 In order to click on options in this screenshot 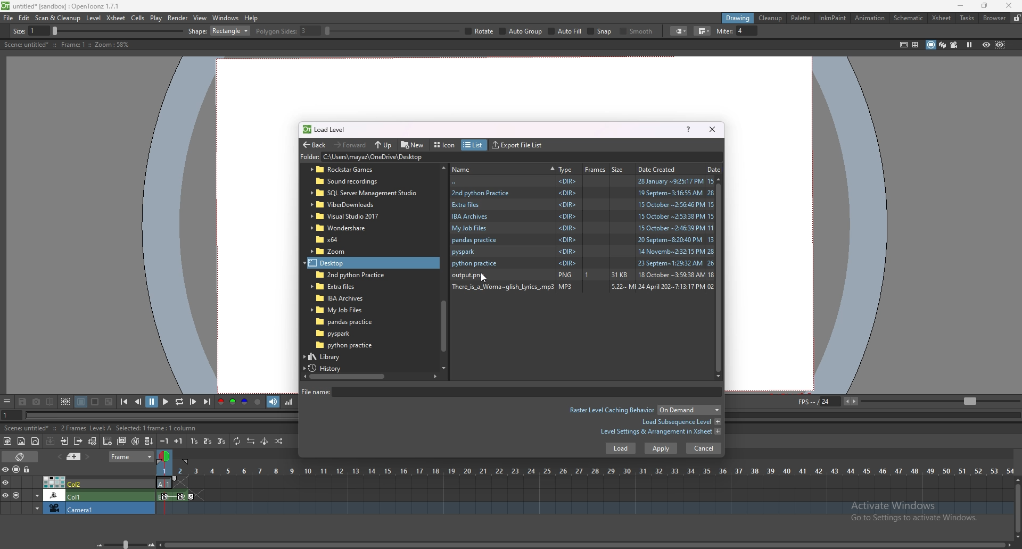, I will do `click(7, 402)`.